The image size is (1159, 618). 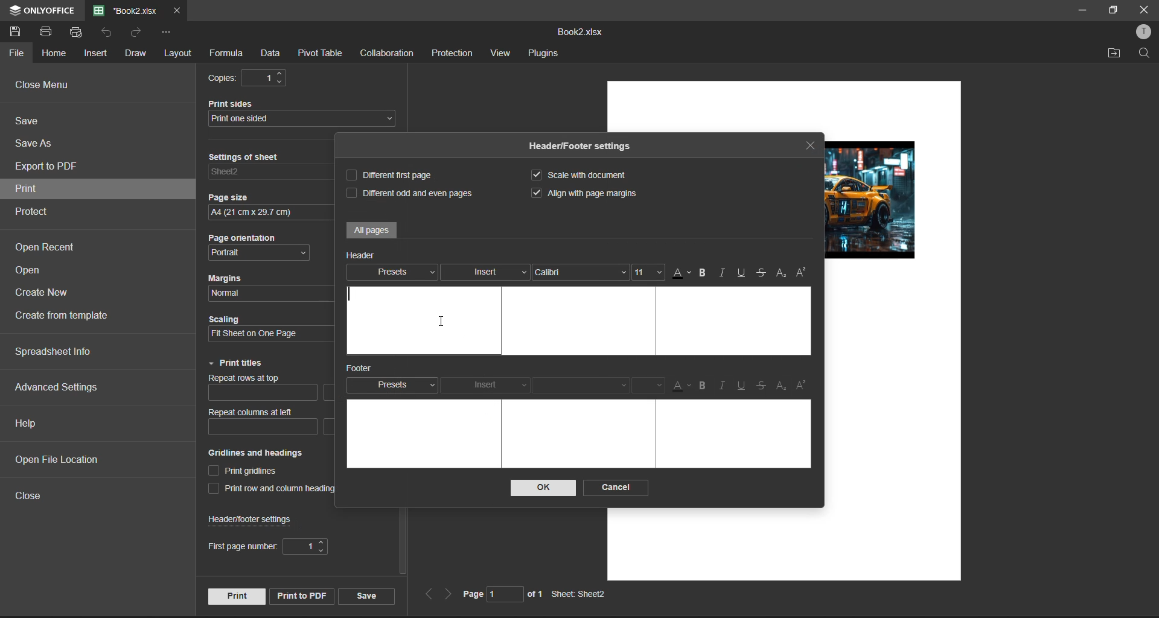 What do you see at coordinates (811, 147) in the screenshot?
I see `close tab` at bounding box center [811, 147].